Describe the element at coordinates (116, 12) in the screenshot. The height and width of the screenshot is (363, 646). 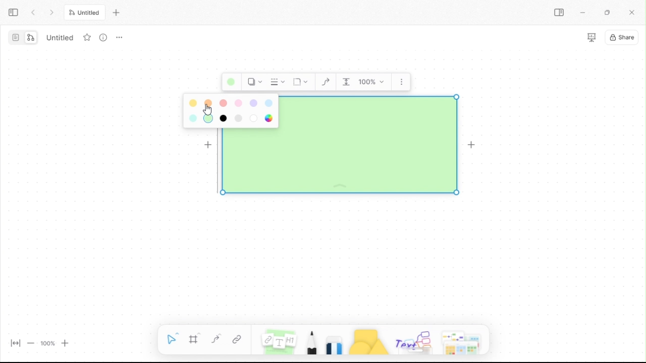
I see `new tab` at that location.